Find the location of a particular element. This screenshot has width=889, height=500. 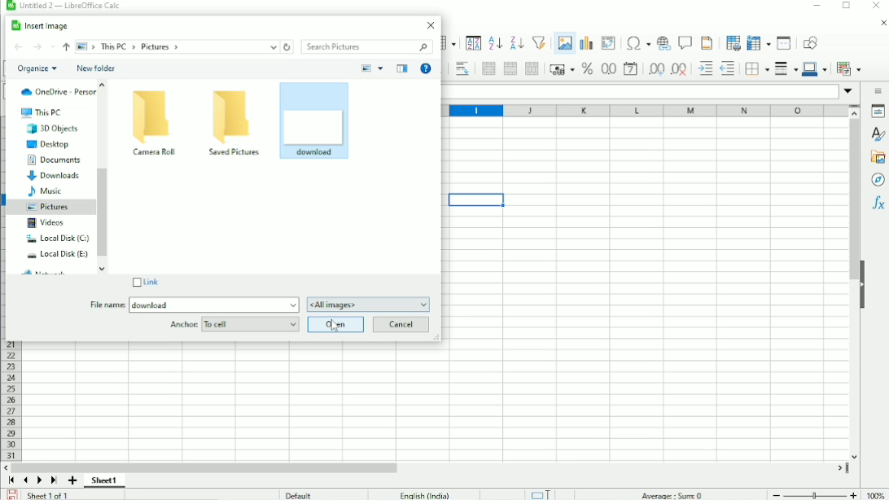

To cell is located at coordinates (250, 324).